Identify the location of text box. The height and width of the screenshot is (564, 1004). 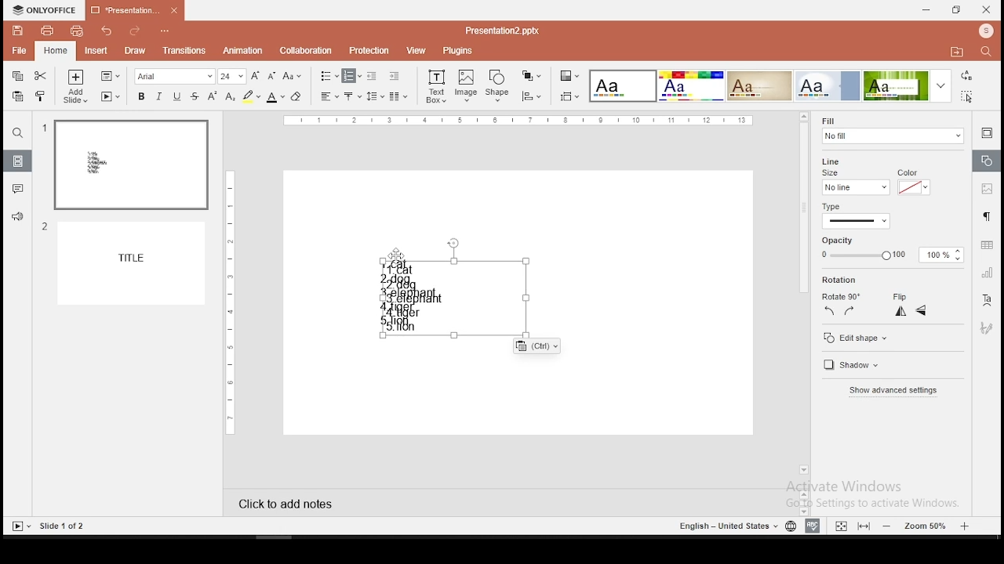
(435, 87).